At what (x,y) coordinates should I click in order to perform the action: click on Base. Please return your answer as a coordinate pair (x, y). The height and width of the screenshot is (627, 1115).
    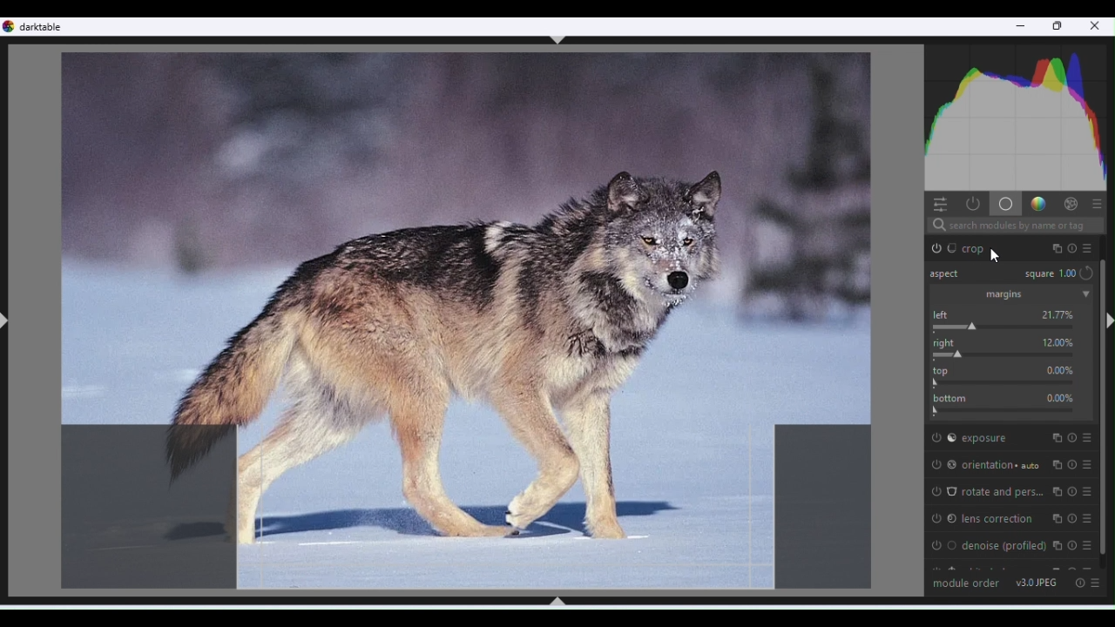
    Looking at the image, I should click on (1004, 203).